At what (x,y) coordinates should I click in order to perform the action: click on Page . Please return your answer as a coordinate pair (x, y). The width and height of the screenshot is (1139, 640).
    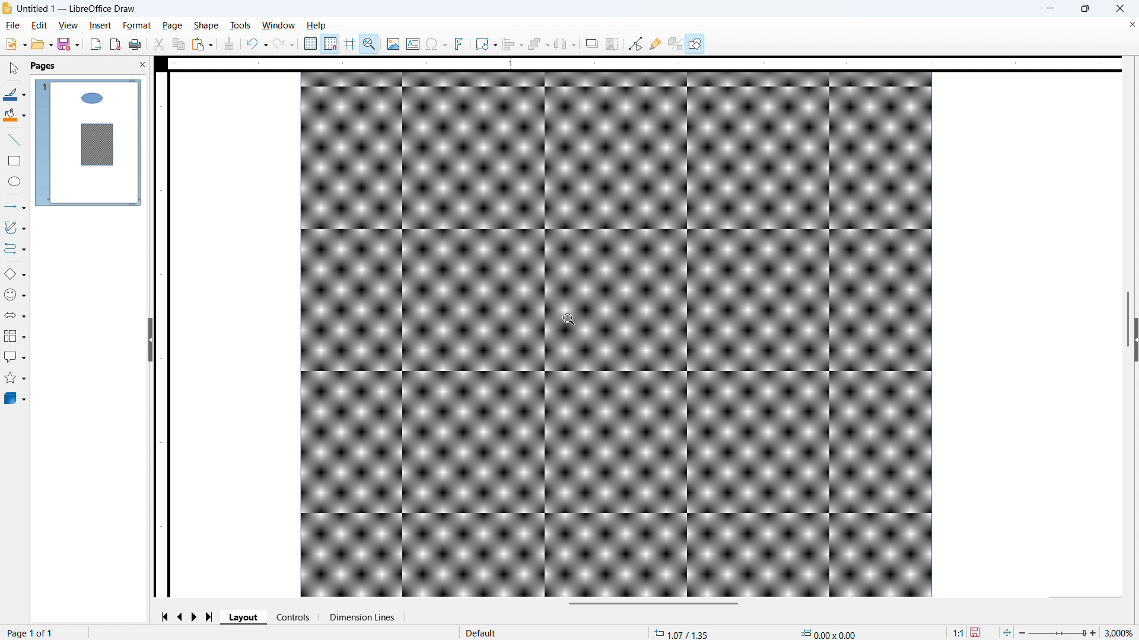
    Looking at the image, I should click on (647, 335).